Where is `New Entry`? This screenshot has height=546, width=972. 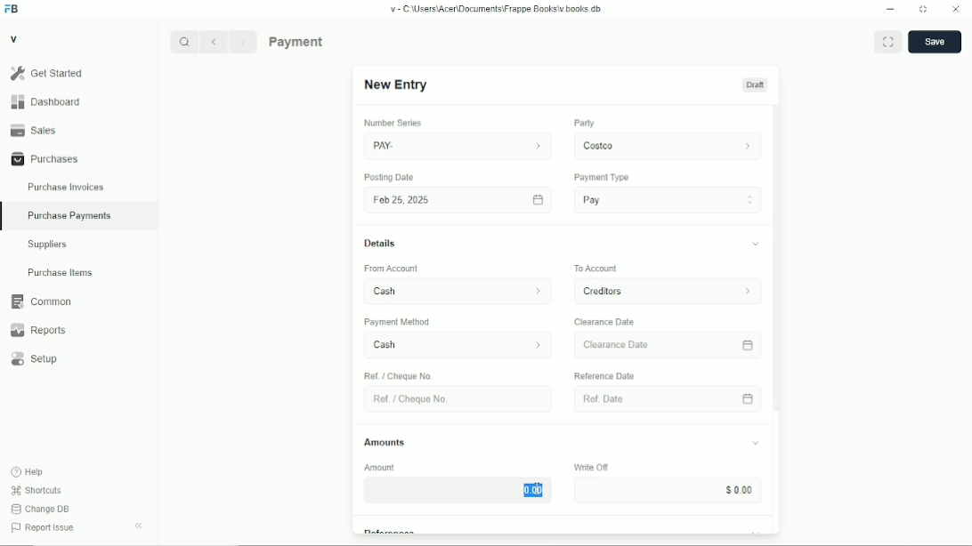 New Entry is located at coordinates (398, 84).